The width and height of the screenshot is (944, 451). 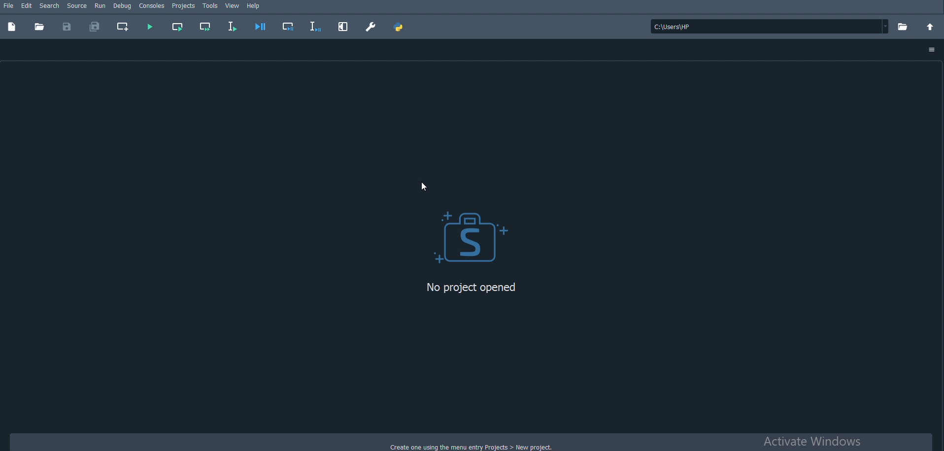 I want to click on Debug selection or current line, so click(x=315, y=26).